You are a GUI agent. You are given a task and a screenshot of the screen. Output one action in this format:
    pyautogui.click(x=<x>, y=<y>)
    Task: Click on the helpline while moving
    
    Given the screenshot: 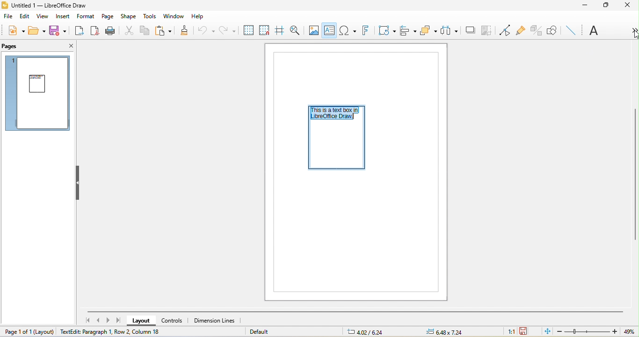 What is the action you would take?
    pyautogui.click(x=279, y=30)
    